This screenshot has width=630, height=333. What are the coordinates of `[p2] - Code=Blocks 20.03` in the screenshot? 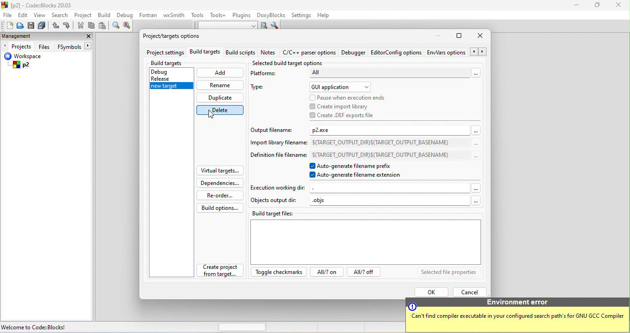 It's located at (41, 6).